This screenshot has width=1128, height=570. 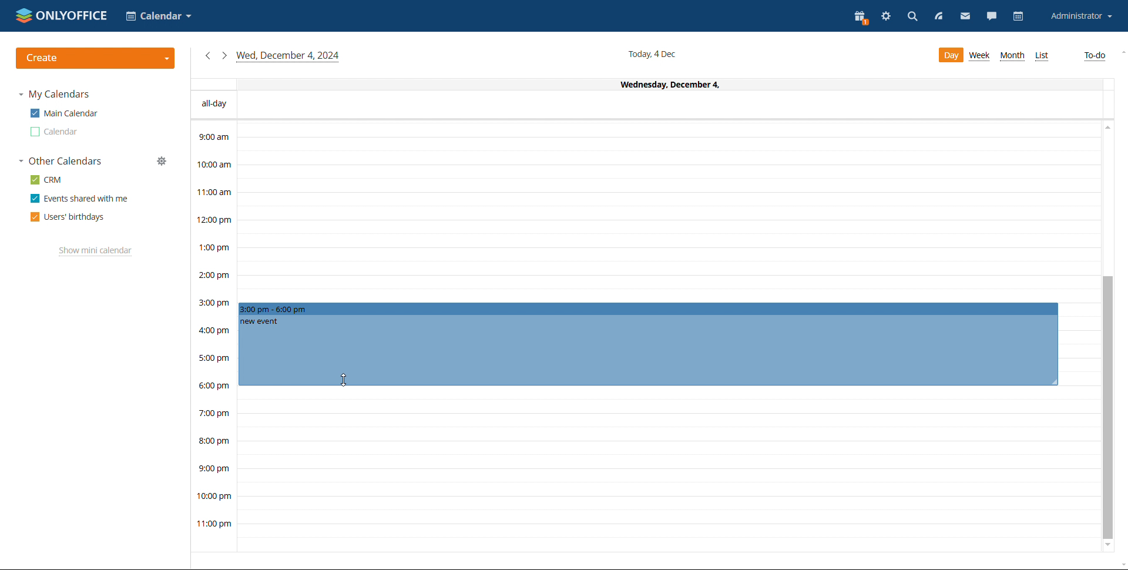 I want to click on date, so click(x=644, y=84).